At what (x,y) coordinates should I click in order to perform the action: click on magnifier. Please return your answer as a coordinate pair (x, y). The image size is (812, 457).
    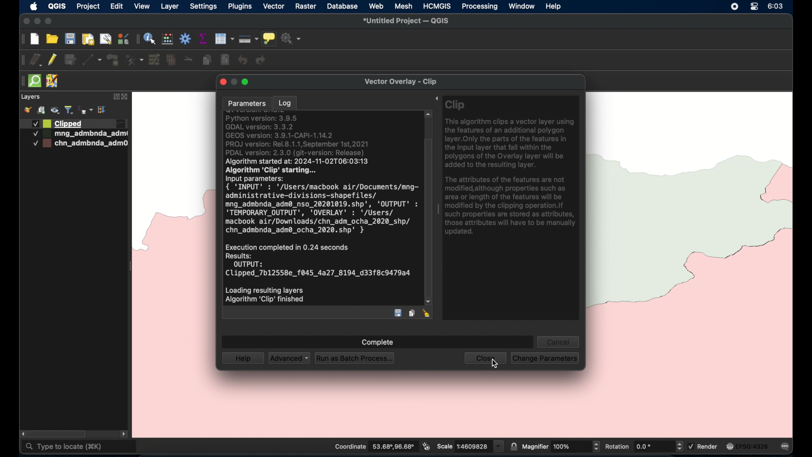
    Looking at the image, I should click on (561, 446).